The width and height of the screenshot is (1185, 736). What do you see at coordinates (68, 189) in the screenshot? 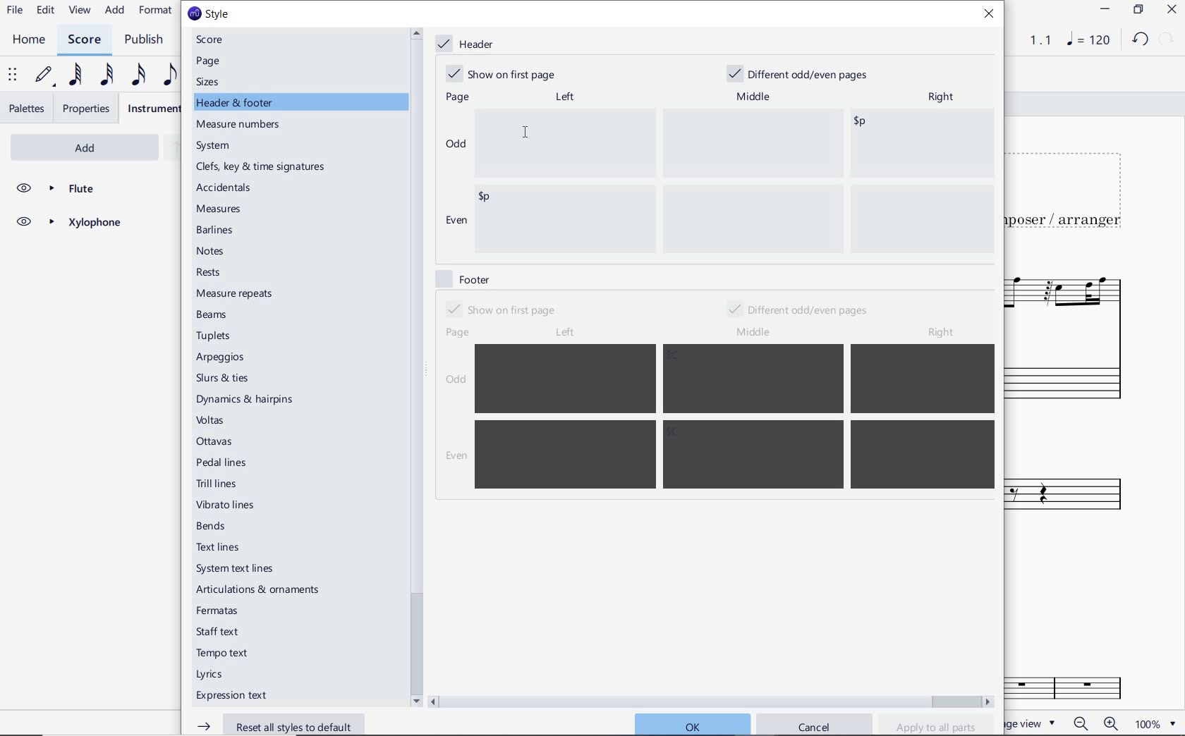
I see `FLUTE` at bounding box center [68, 189].